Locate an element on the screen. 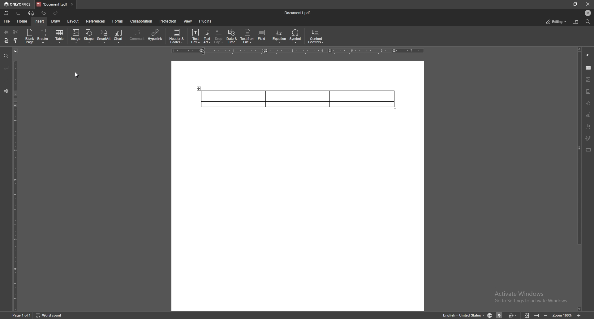  find is located at coordinates (6, 55).